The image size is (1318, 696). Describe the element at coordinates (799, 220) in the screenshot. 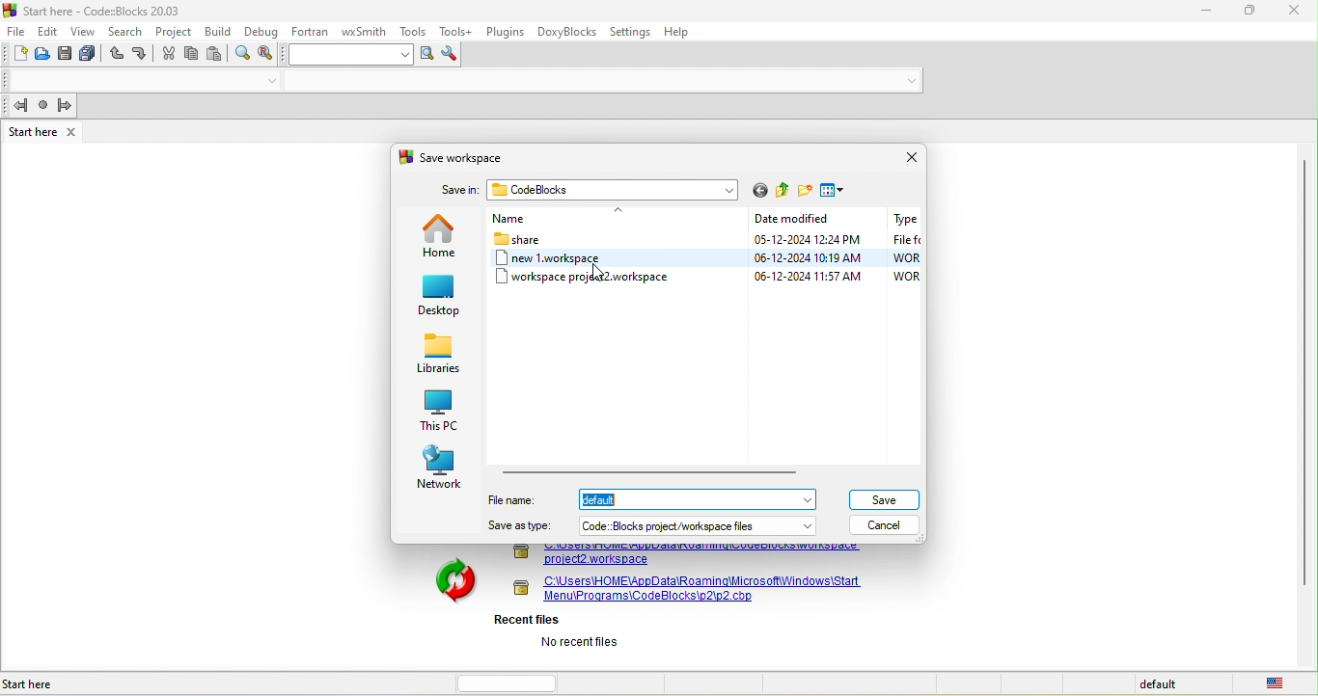

I see `Date modified` at that location.